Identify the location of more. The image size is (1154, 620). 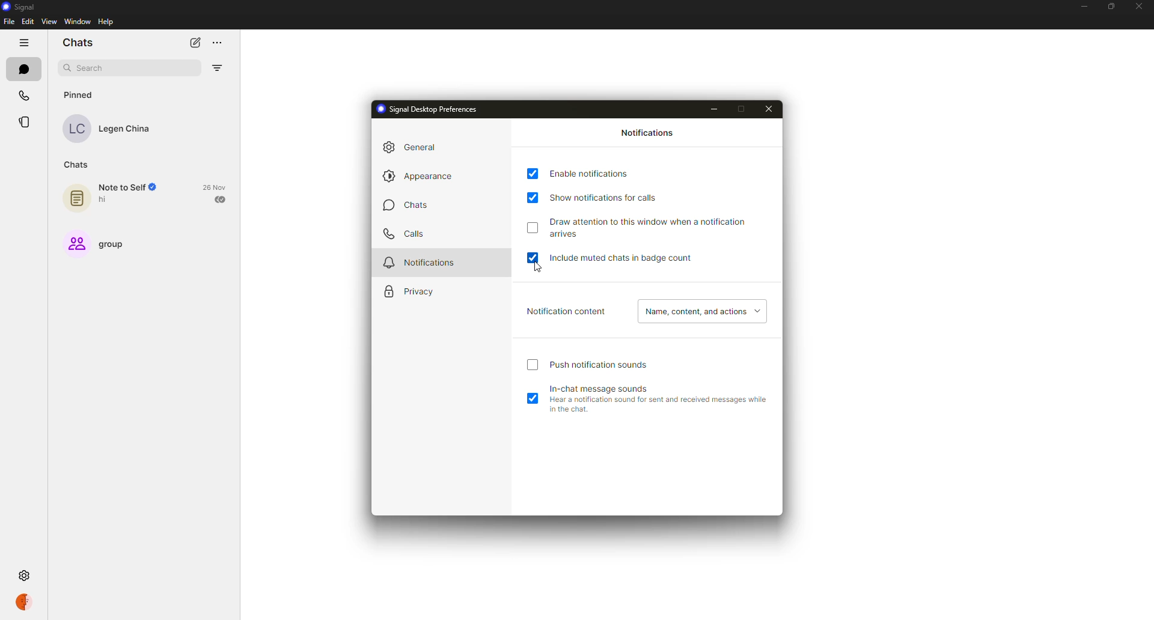
(218, 43).